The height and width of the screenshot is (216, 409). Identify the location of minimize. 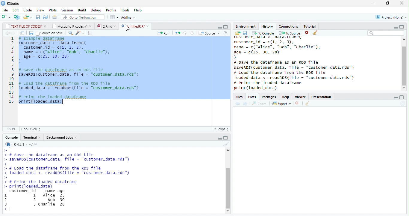
(396, 98).